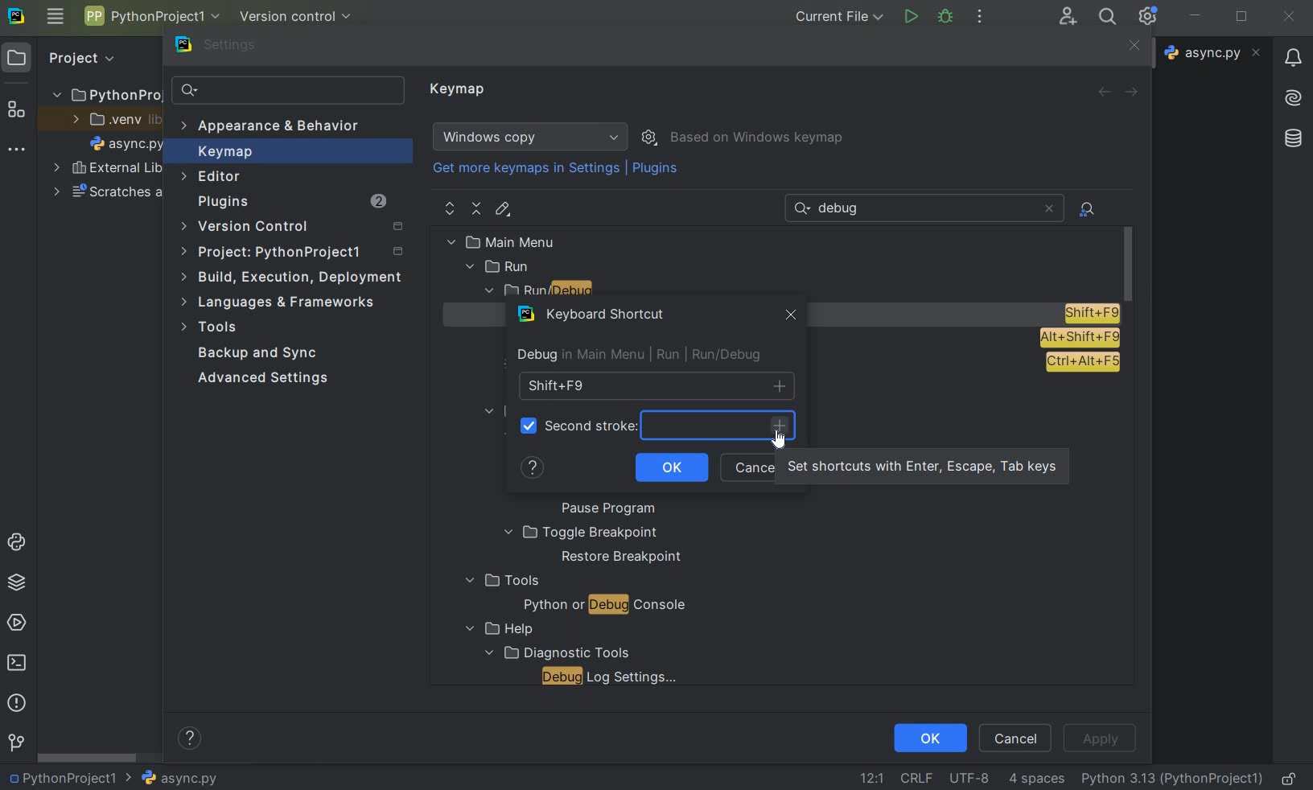 This screenshot has width=1313, height=790. Describe the element at coordinates (451, 209) in the screenshot. I see `expand all` at that location.